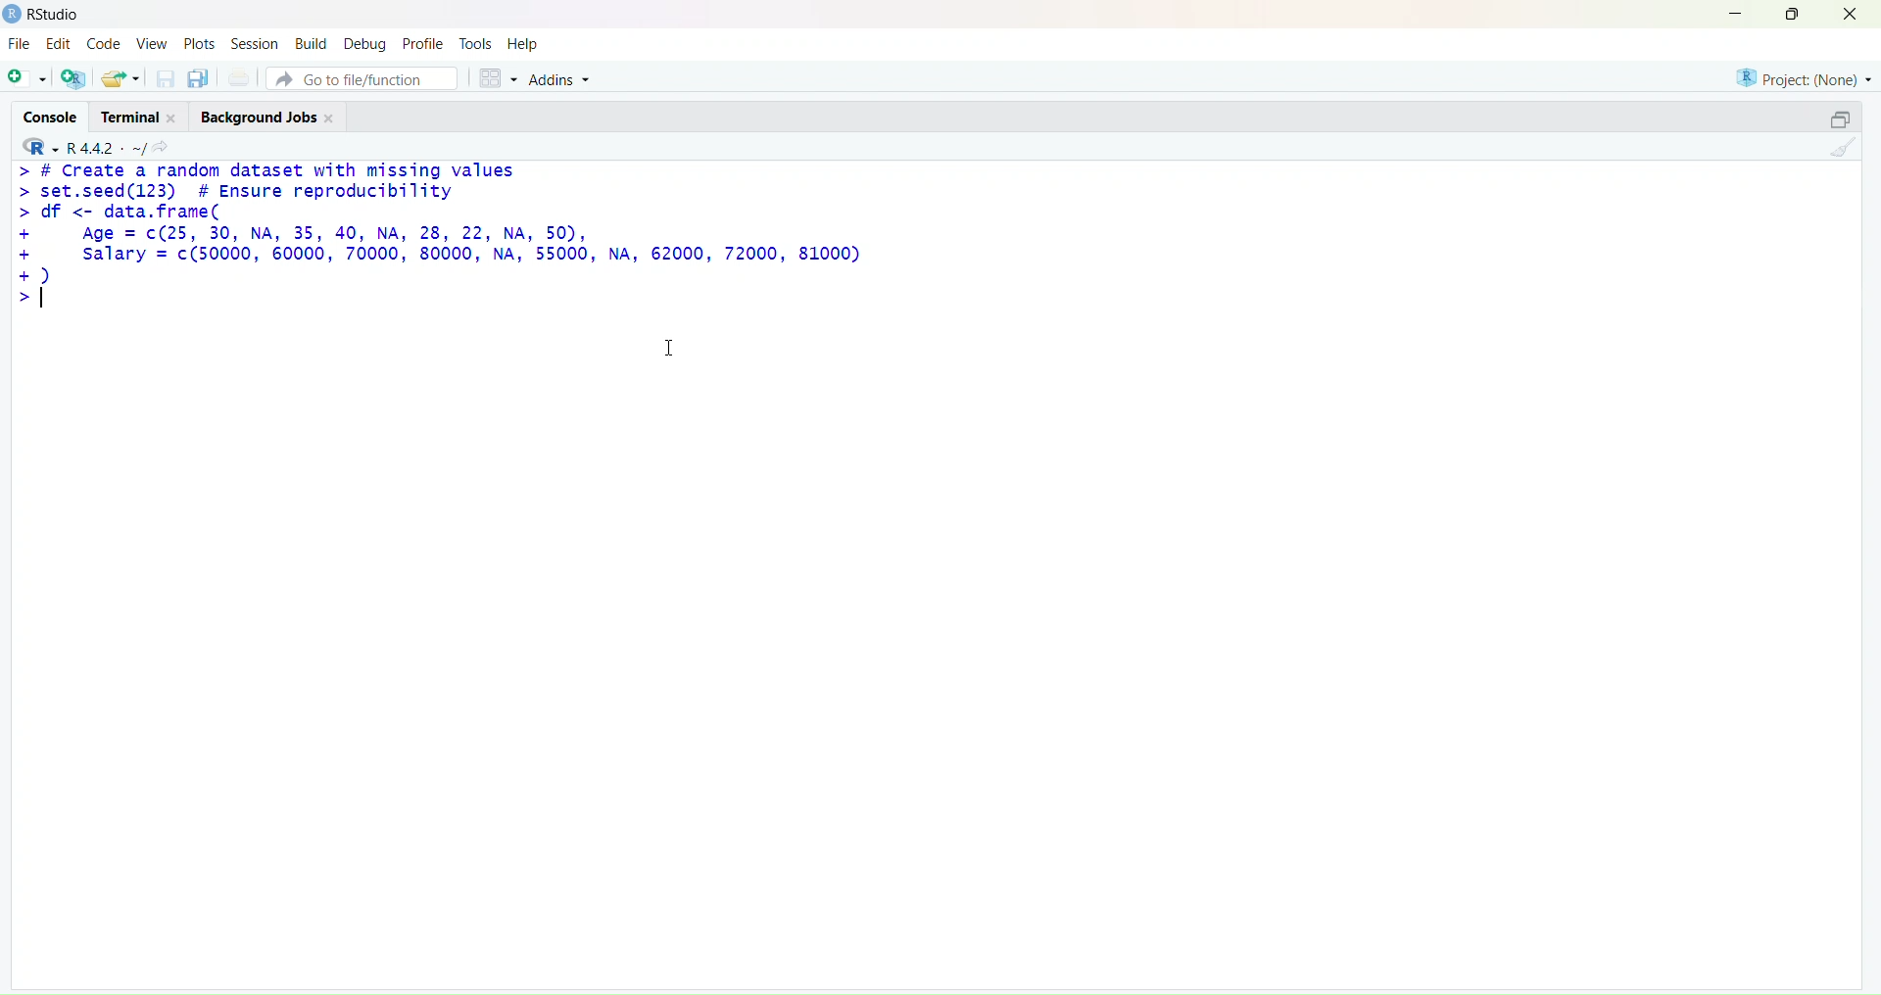 This screenshot has width=1881, height=995. I want to click on open an existing file, so click(120, 79).